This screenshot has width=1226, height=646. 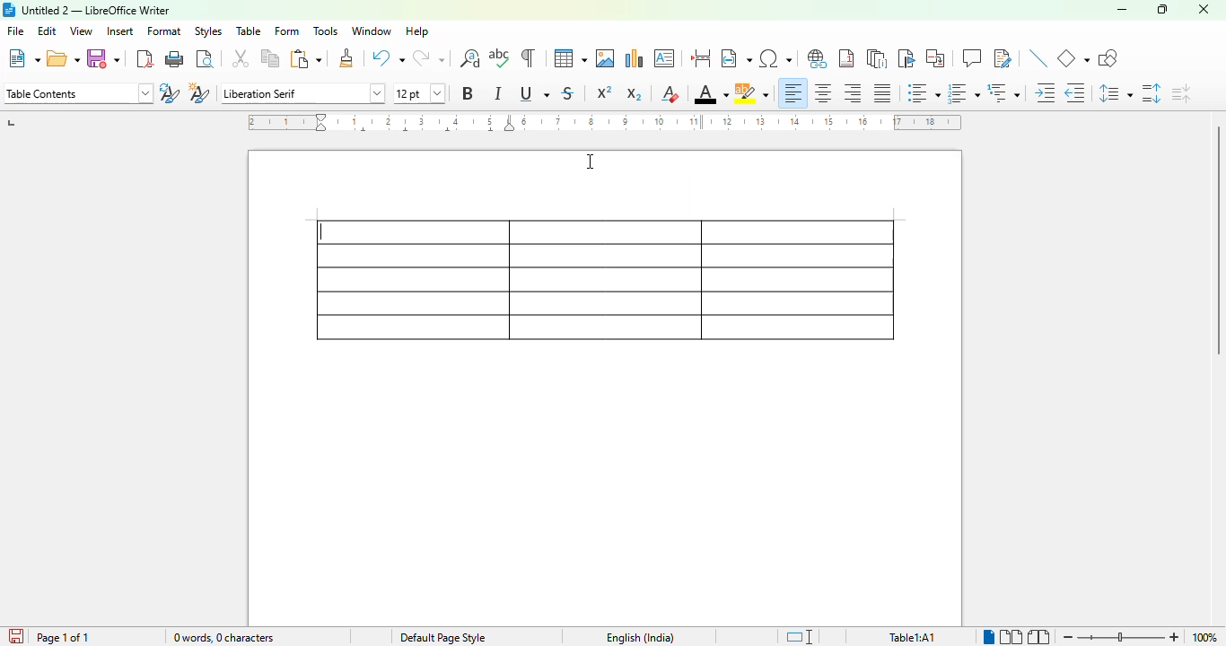 What do you see at coordinates (1069, 637) in the screenshot?
I see `zoom out` at bounding box center [1069, 637].